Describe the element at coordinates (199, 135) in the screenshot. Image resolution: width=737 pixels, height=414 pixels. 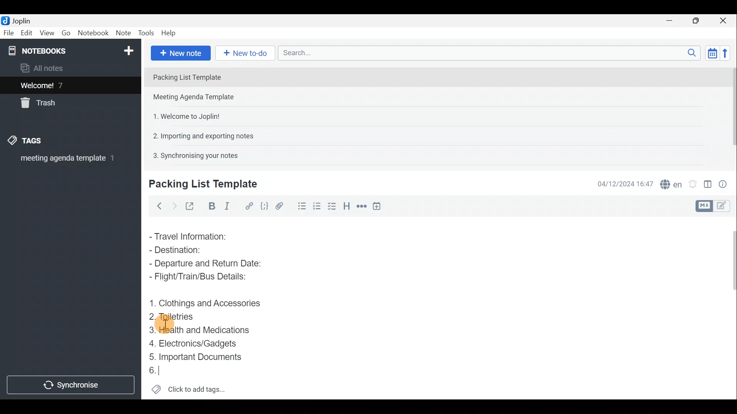
I see `Note 4` at that location.